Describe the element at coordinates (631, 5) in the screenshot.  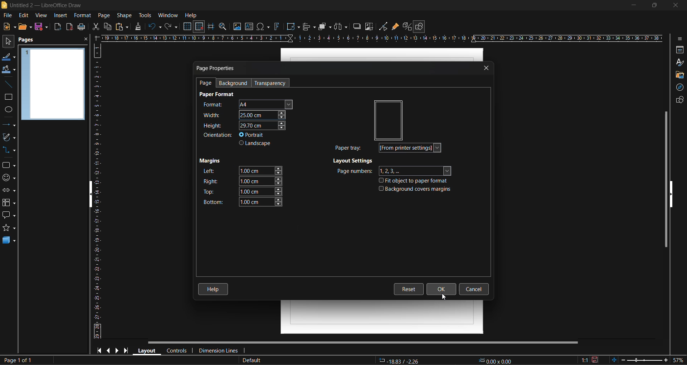
I see `minimize` at that location.